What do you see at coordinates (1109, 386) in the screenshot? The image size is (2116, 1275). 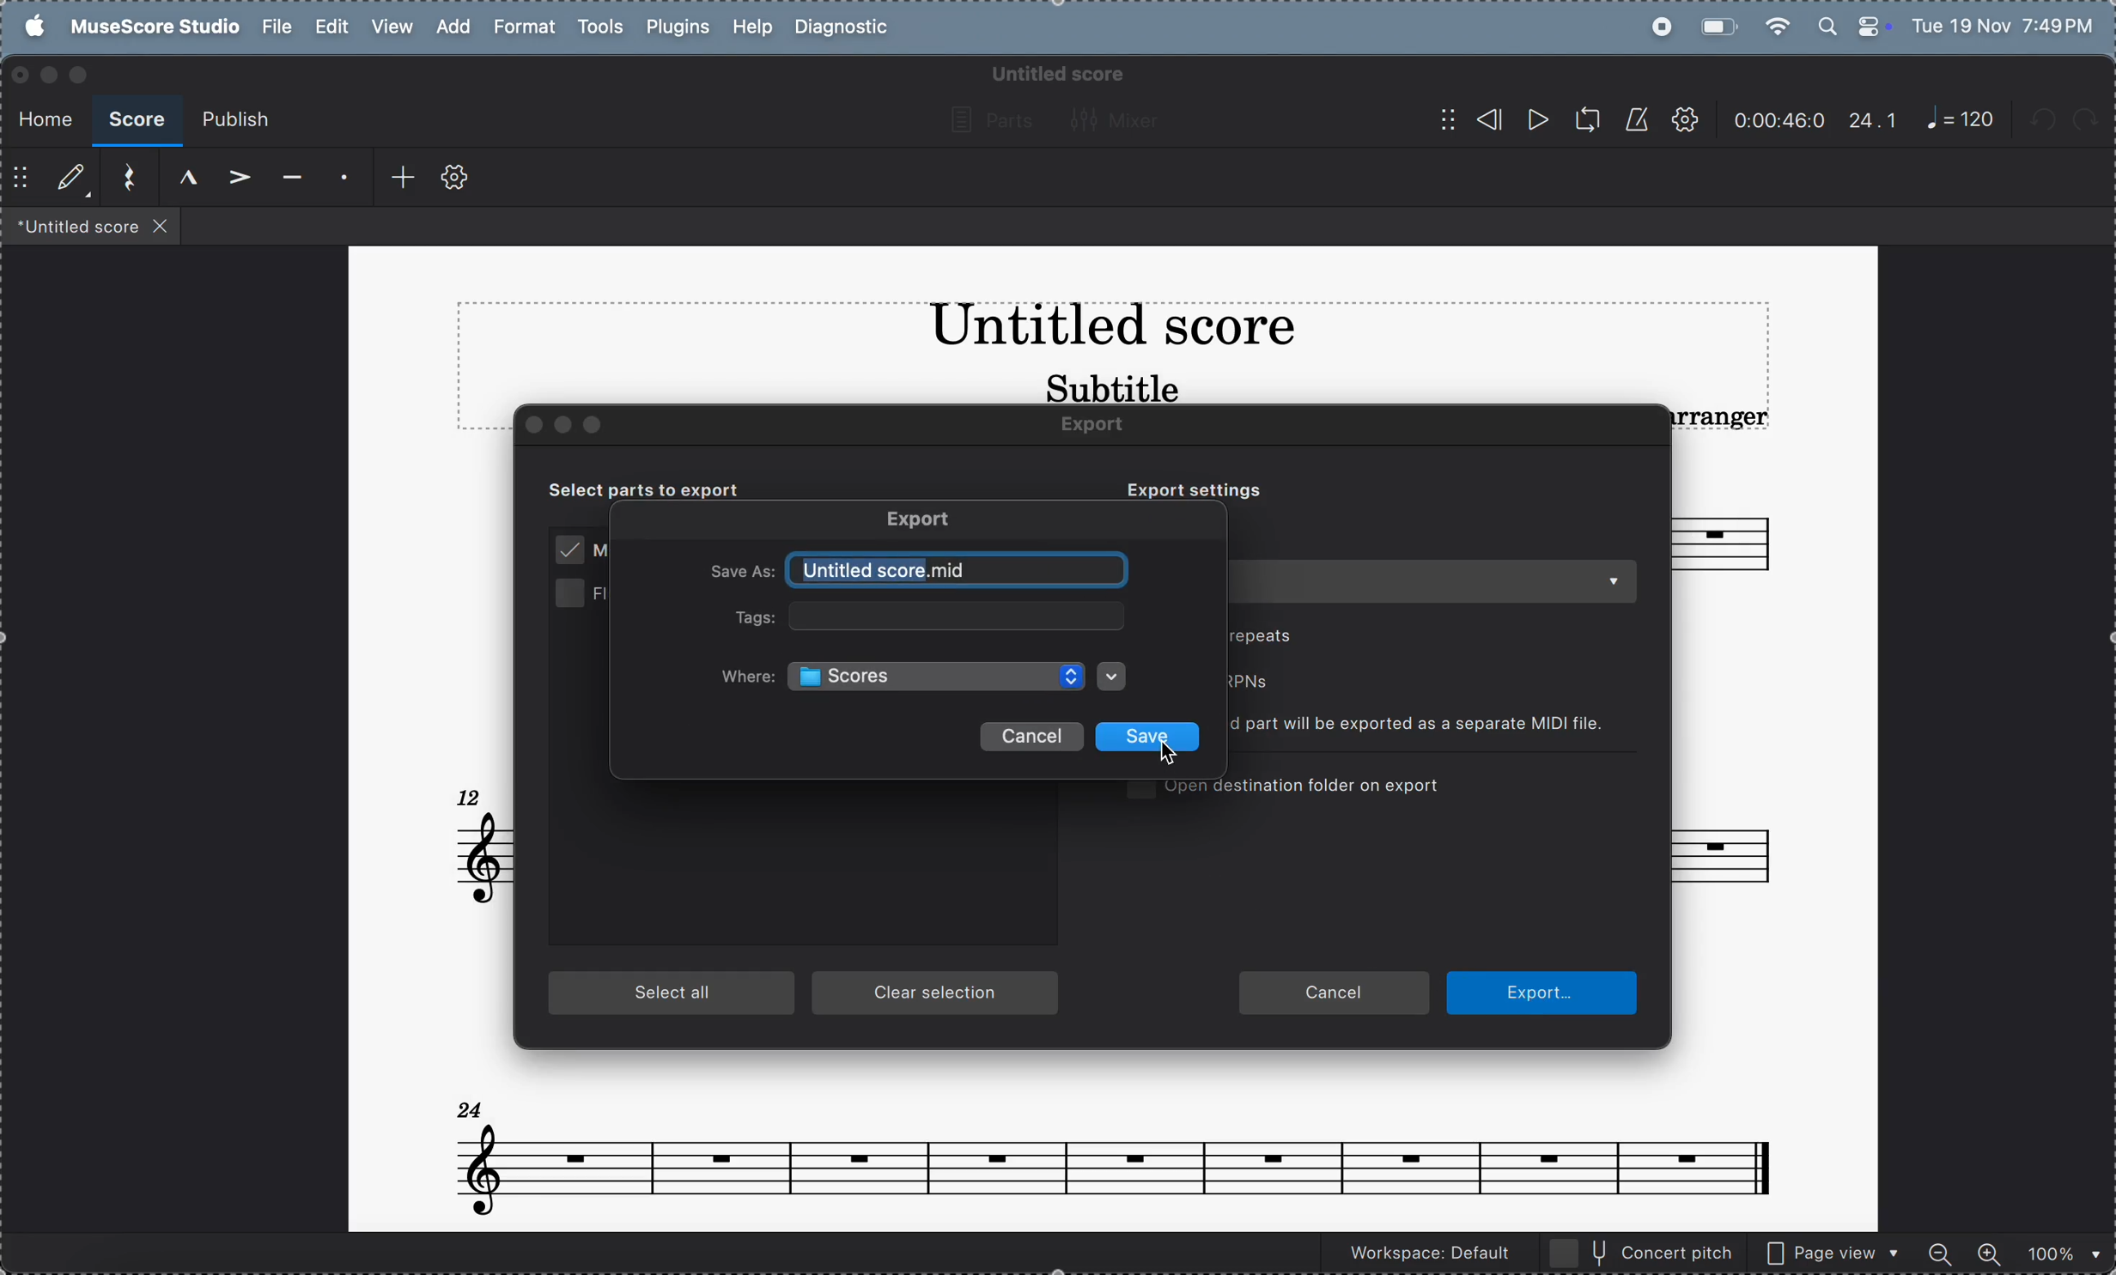 I see `subtitle` at bounding box center [1109, 386].